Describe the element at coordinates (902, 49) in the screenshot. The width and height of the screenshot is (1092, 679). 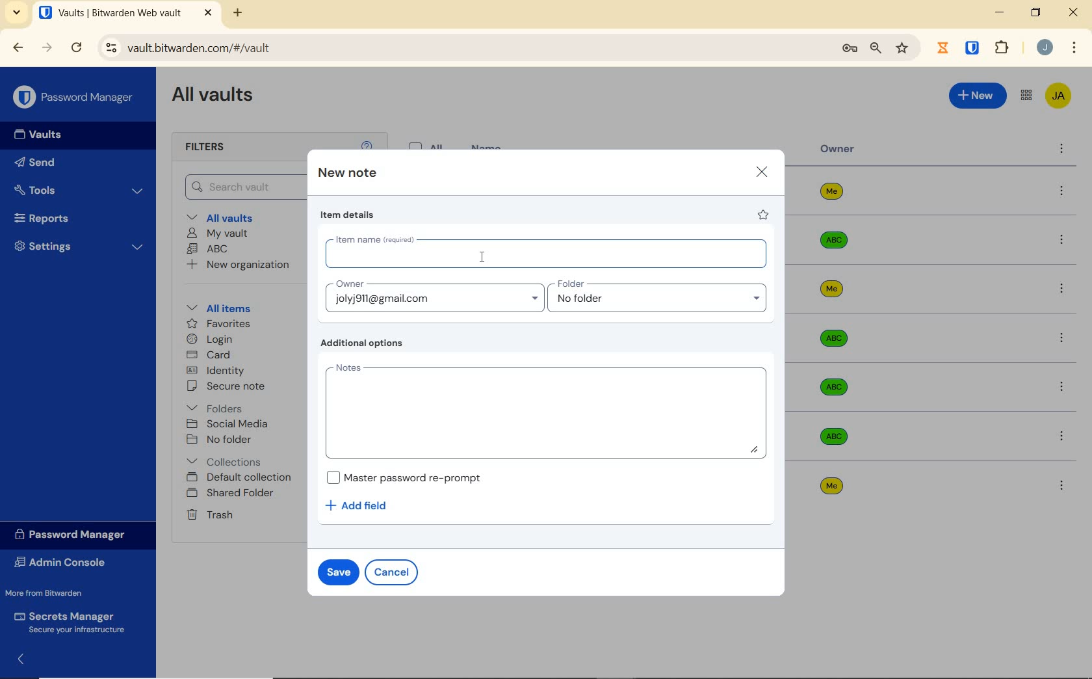
I see `bookmark` at that location.